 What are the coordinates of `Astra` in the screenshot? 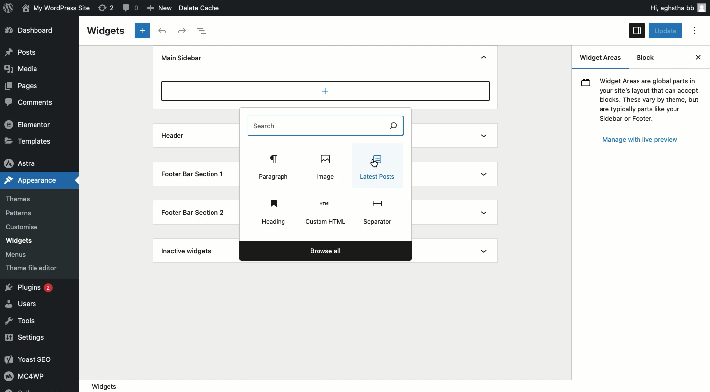 It's located at (25, 162).